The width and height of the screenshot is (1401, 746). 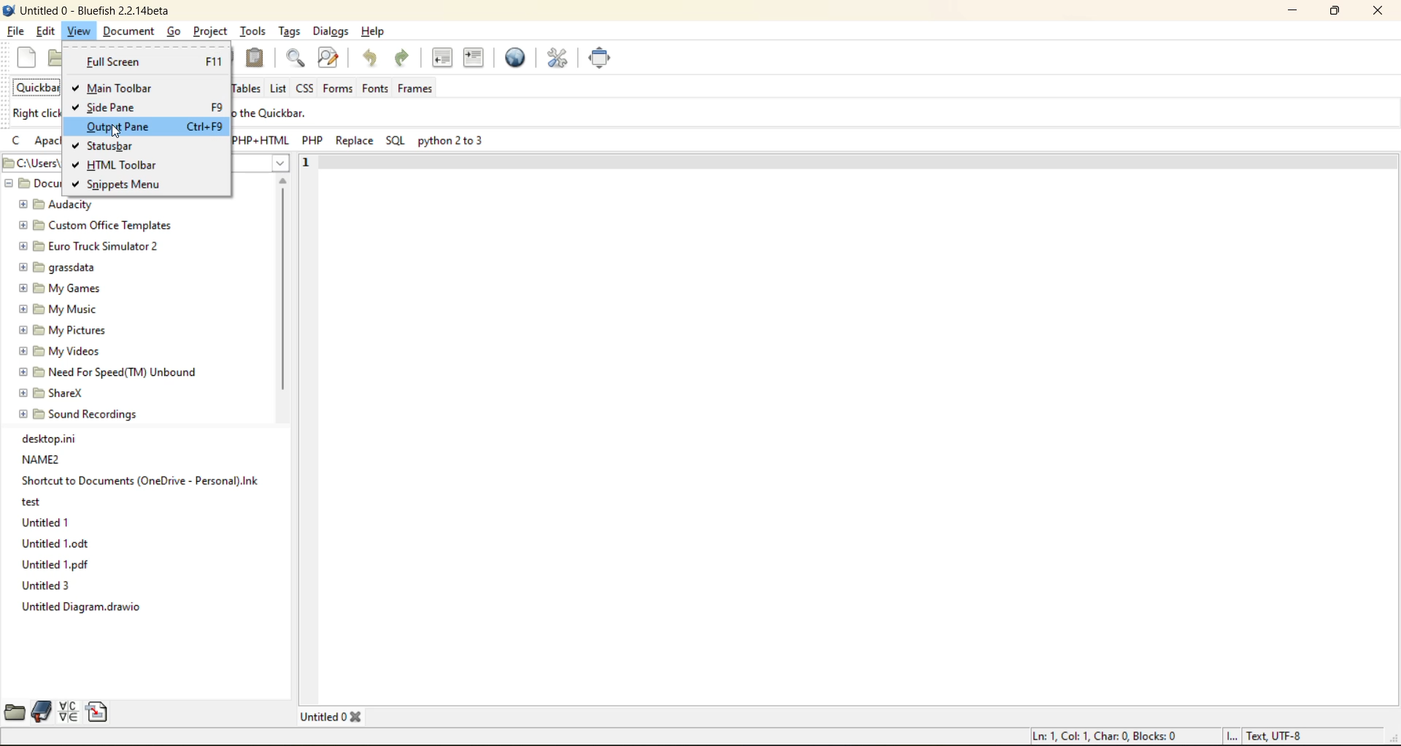 I want to click on undo, so click(x=376, y=58).